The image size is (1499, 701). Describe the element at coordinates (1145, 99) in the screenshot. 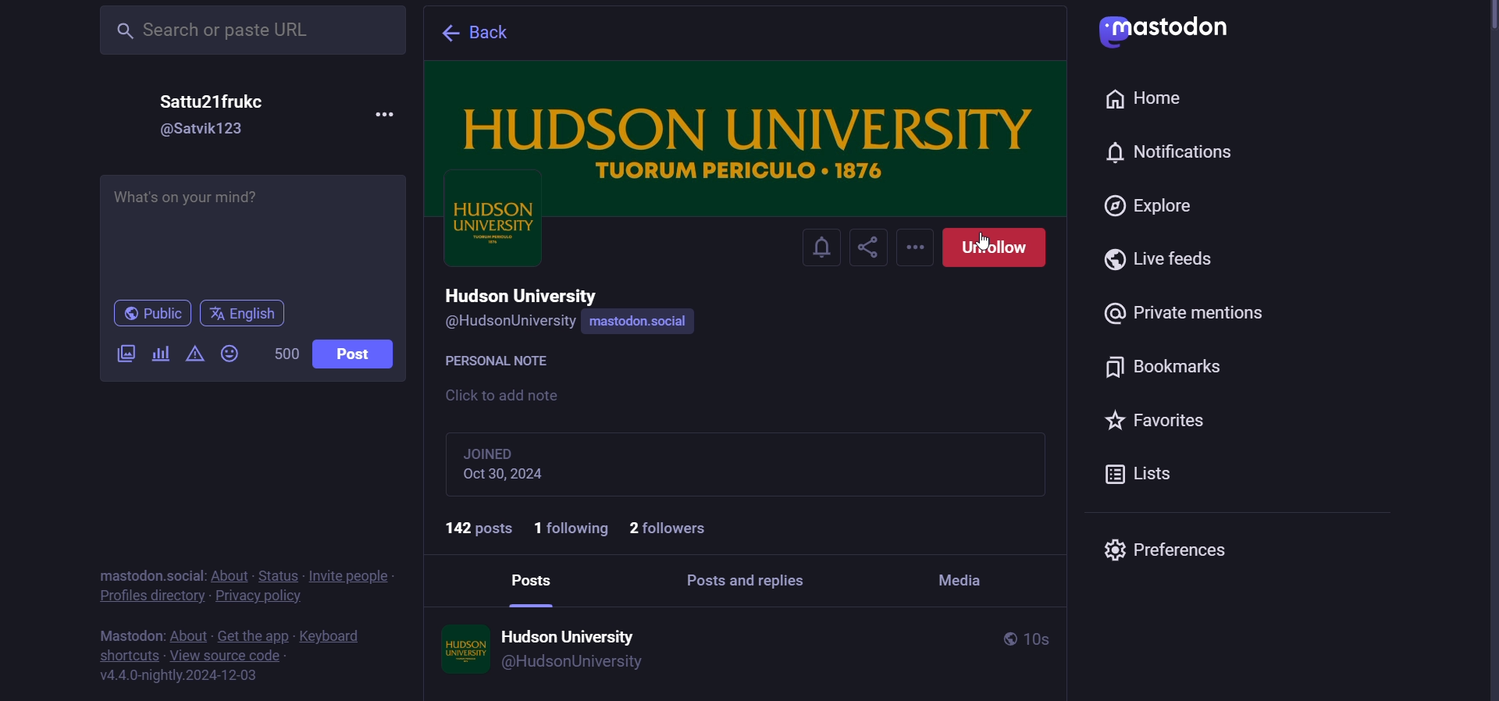

I see `home` at that location.